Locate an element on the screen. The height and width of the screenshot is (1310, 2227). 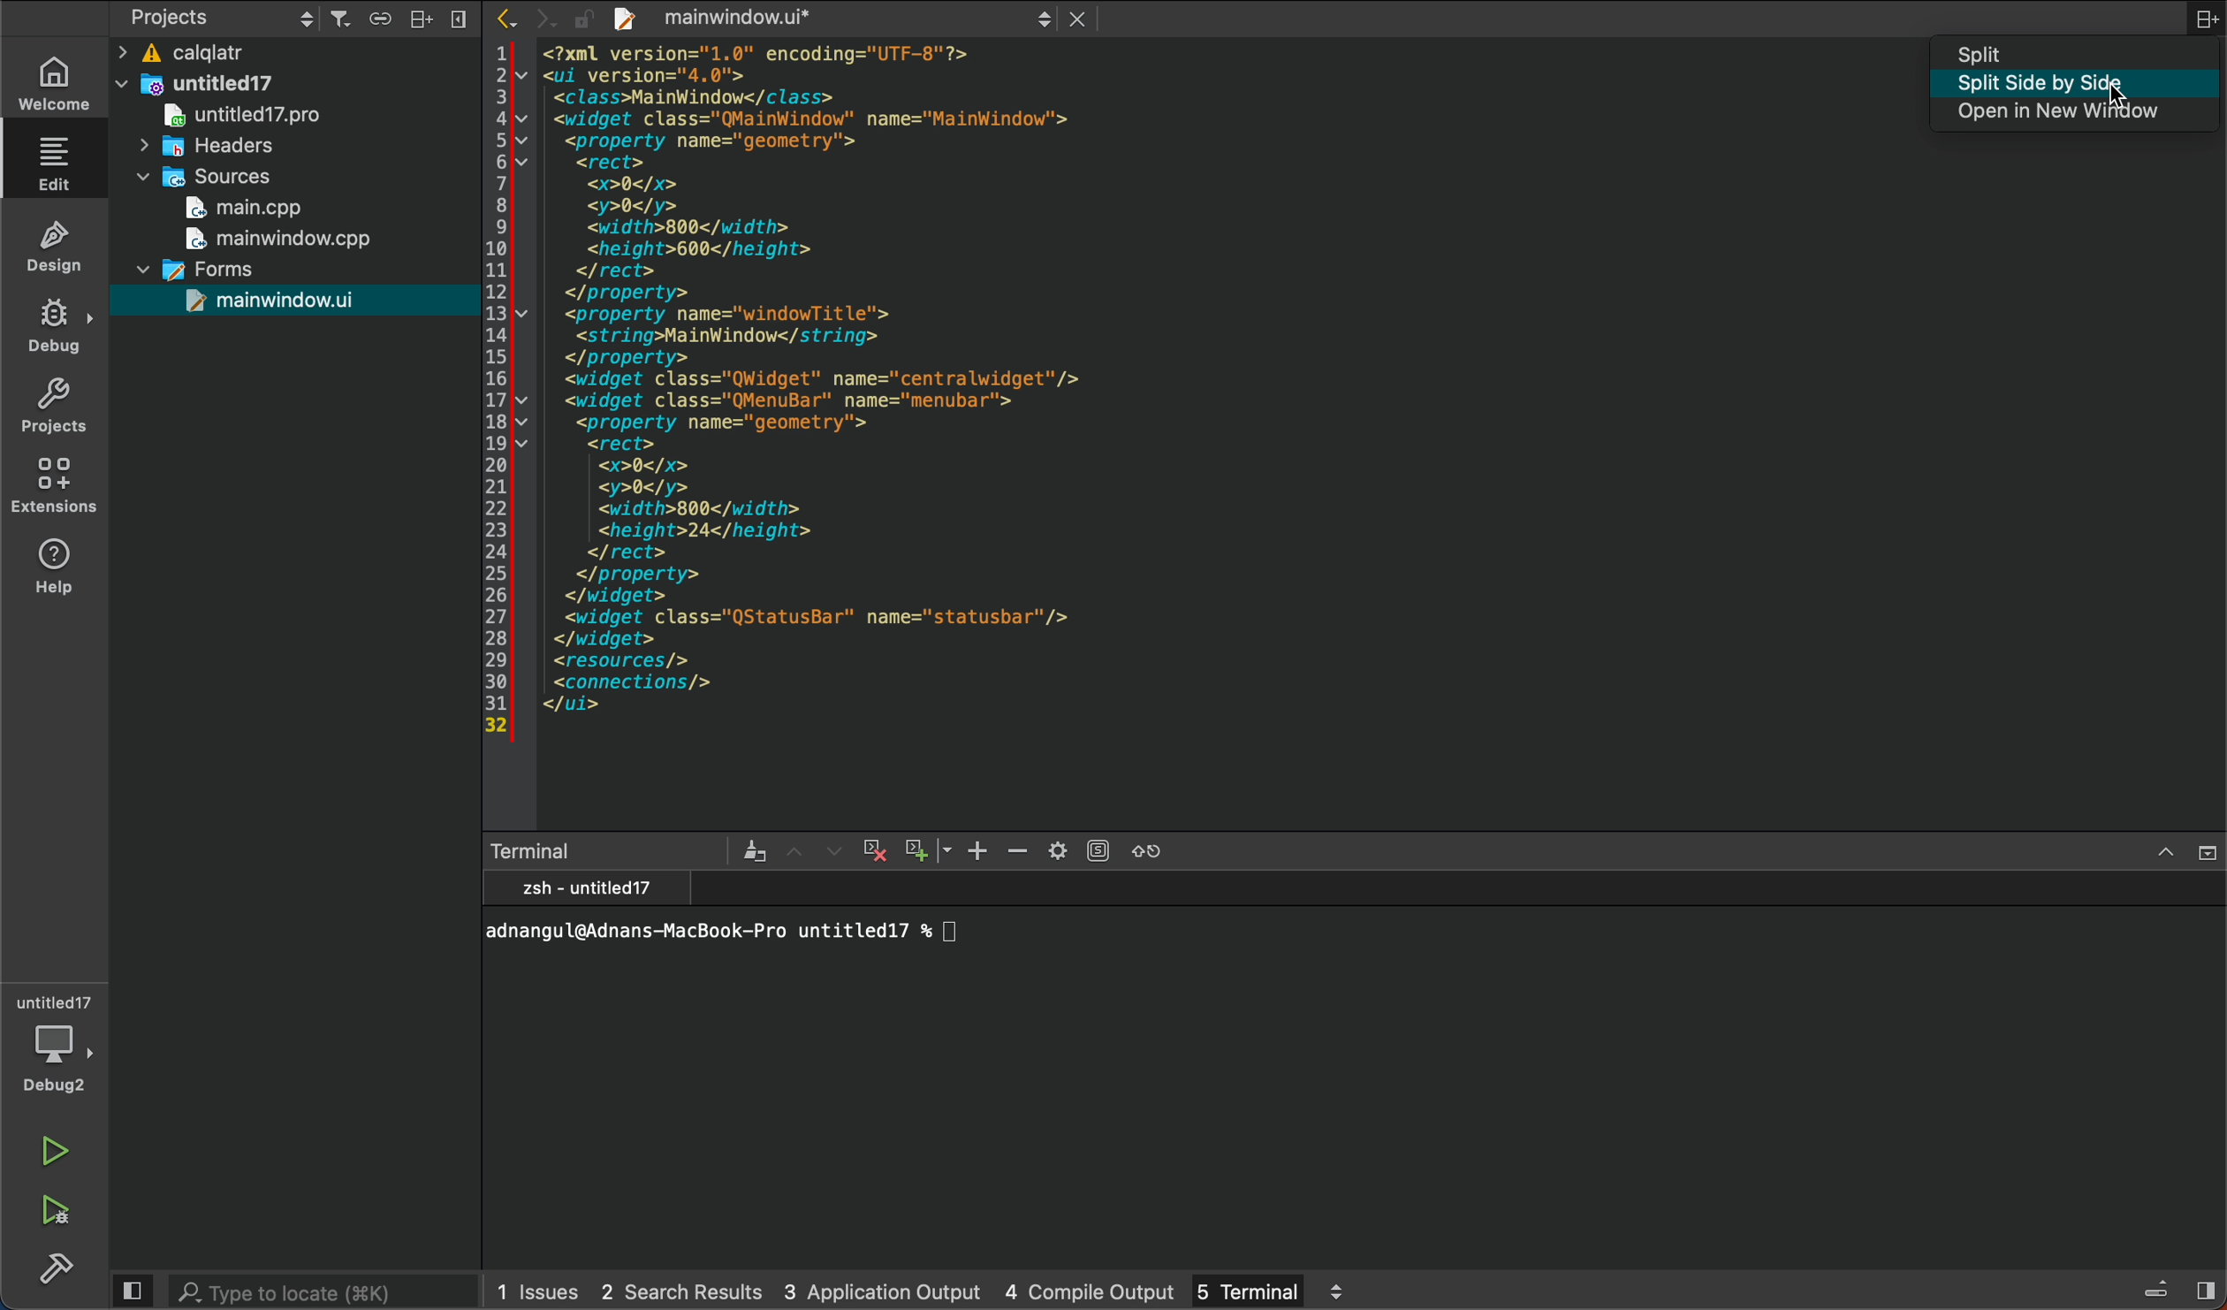
issues is located at coordinates (539, 1290).